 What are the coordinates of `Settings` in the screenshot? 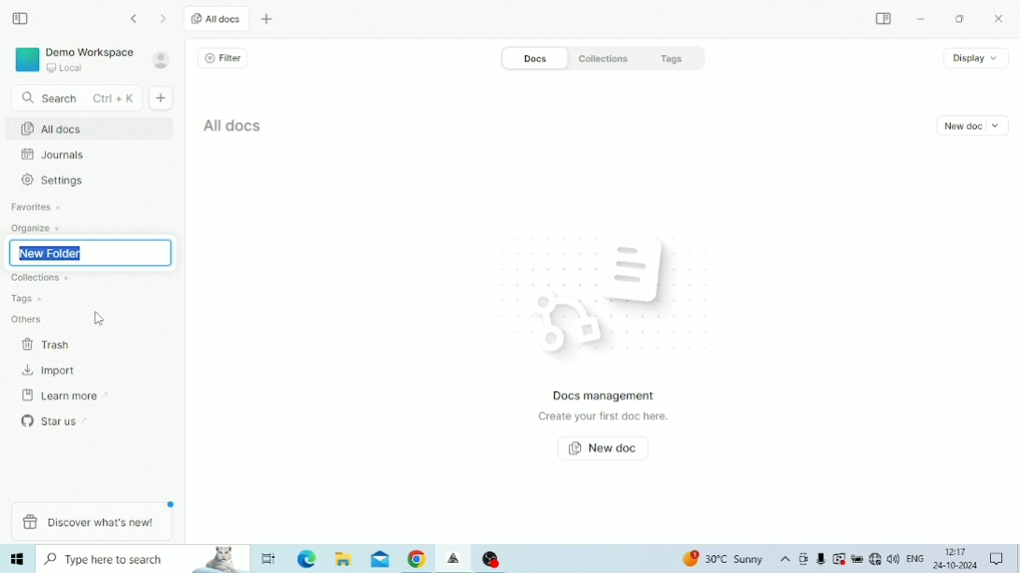 It's located at (57, 180).